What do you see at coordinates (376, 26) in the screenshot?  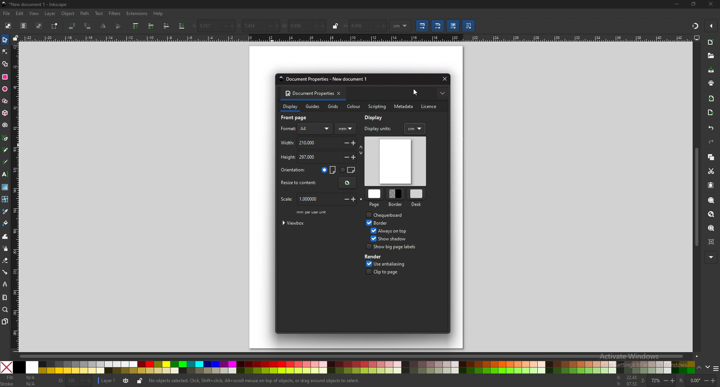 I see `-` at bounding box center [376, 26].